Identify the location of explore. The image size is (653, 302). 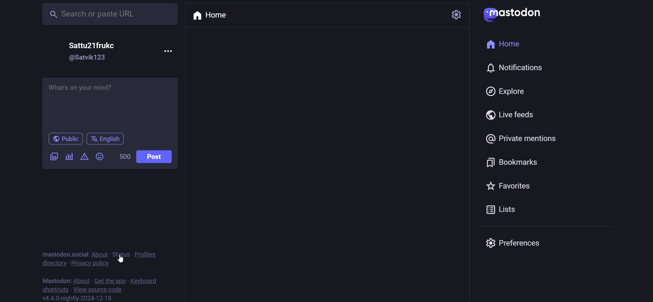
(500, 90).